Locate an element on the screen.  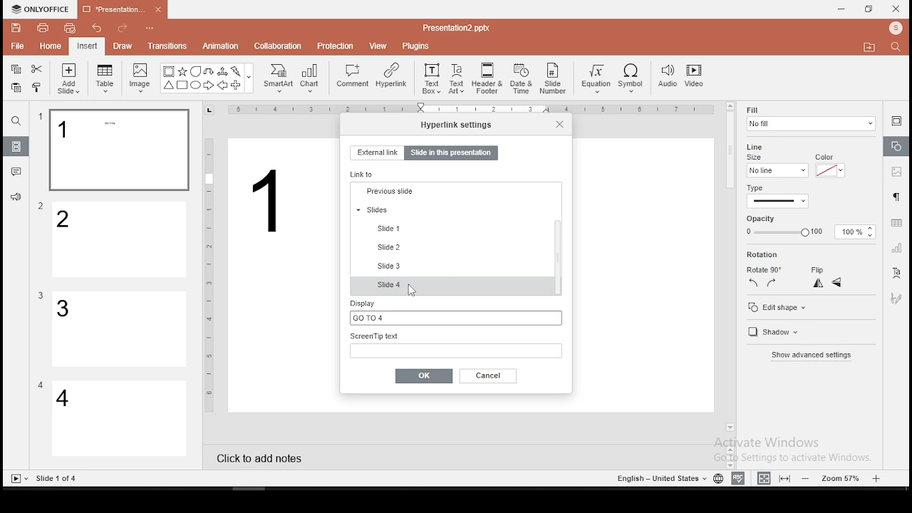
click to add notes is located at coordinates (264, 457).